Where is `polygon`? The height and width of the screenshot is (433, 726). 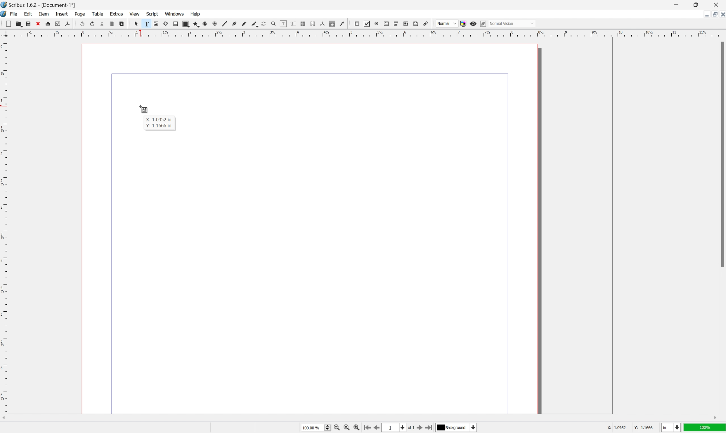 polygon is located at coordinates (197, 25).